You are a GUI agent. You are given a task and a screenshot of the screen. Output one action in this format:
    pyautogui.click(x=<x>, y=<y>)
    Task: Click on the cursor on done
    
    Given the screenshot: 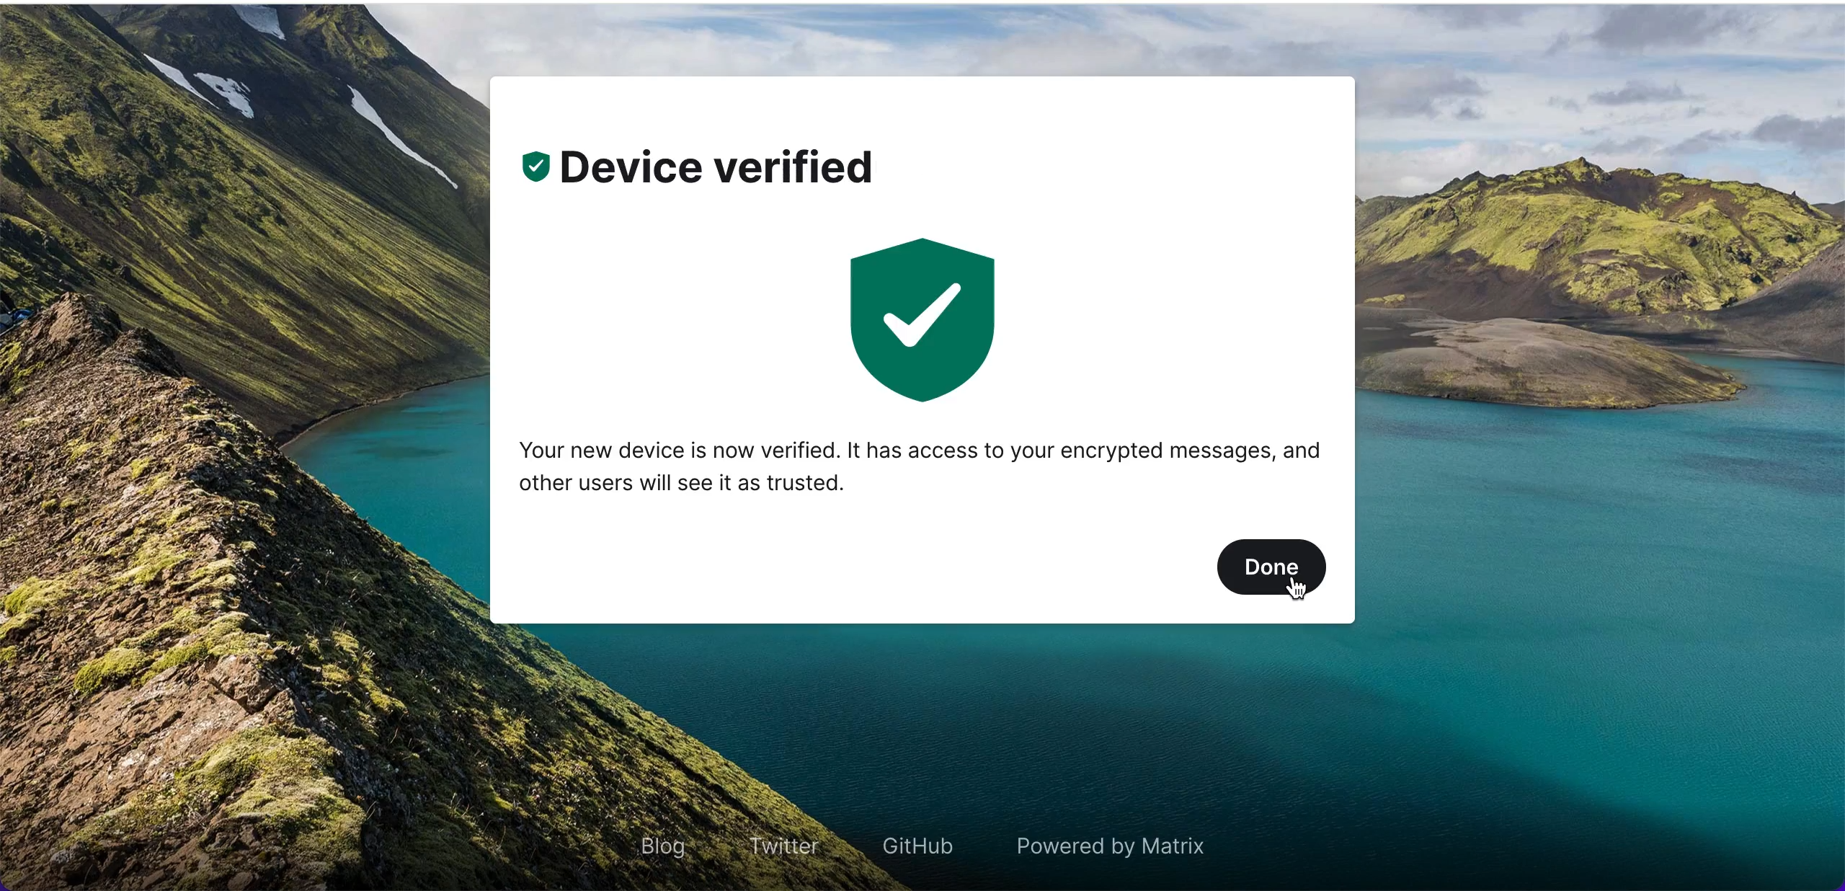 What is the action you would take?
    pyautogui.click(x=1308, y=593)
    